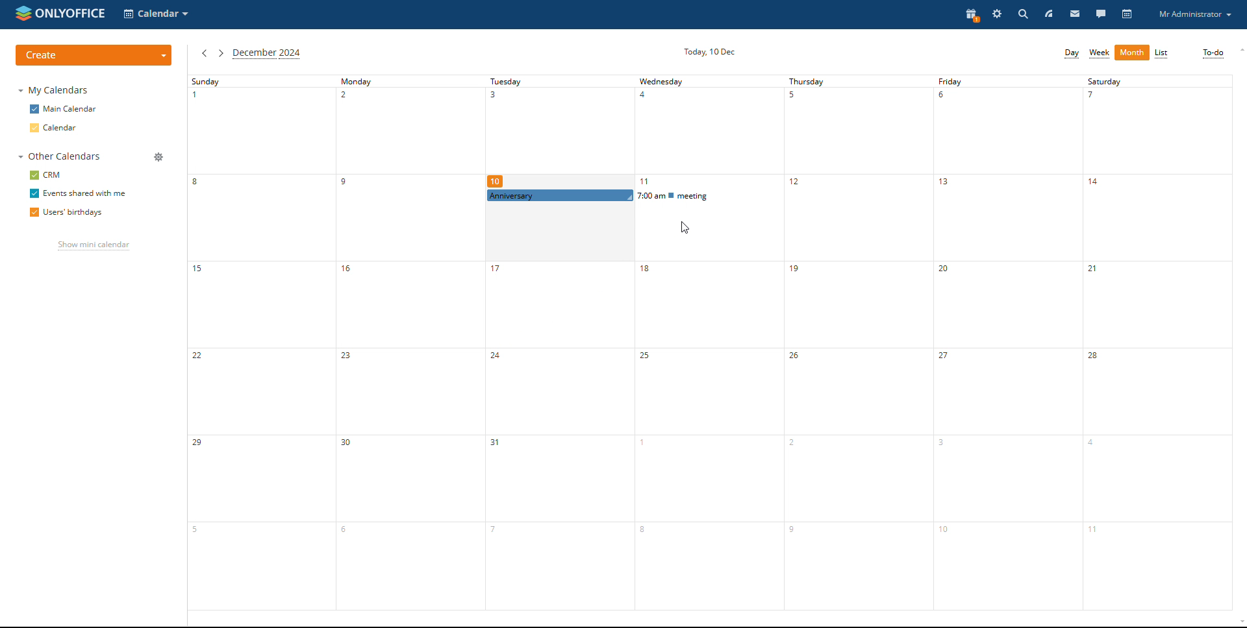 The height and width of the screenshot is (628, 1247). What do you see at coordinates (558, 343) in the screenshot?
I see `tuesday` at bounding box center [558, 343].